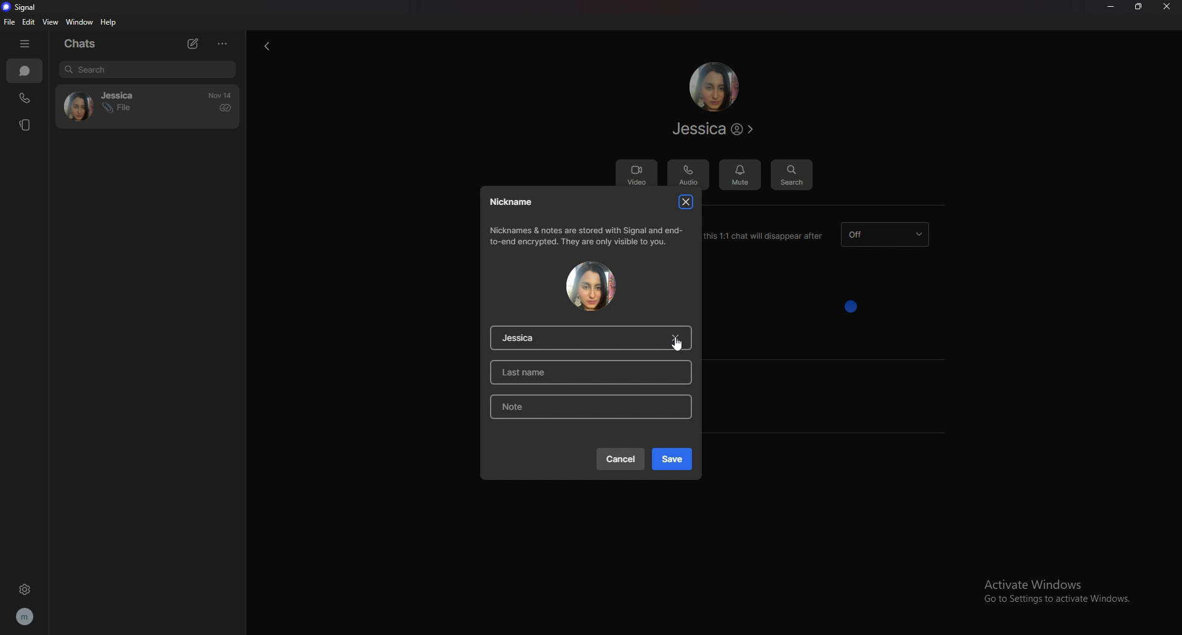  What do you see at coordinates (108, 23) in the screenshot?
I see `help` at bounding box center [108, 23].